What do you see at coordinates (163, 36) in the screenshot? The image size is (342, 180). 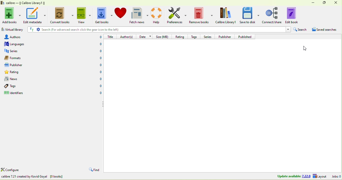 I see `size` at bounding box center [163, 36].